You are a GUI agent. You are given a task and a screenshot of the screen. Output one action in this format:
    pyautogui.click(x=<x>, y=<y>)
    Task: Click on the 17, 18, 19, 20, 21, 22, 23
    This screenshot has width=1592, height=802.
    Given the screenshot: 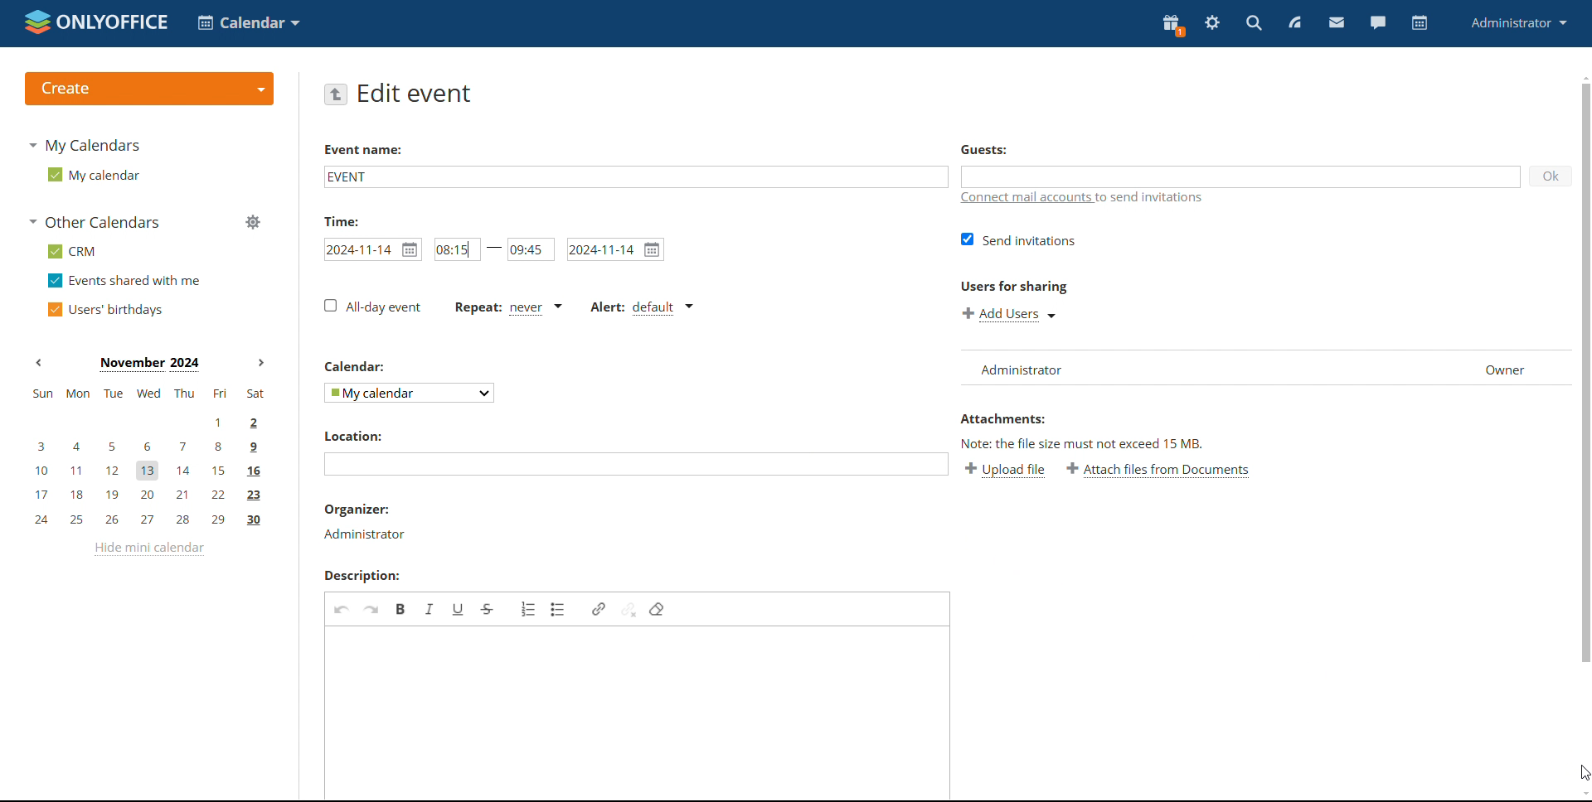 What is the action you would take?
    pyautogui.click(x=151, y=495)
    